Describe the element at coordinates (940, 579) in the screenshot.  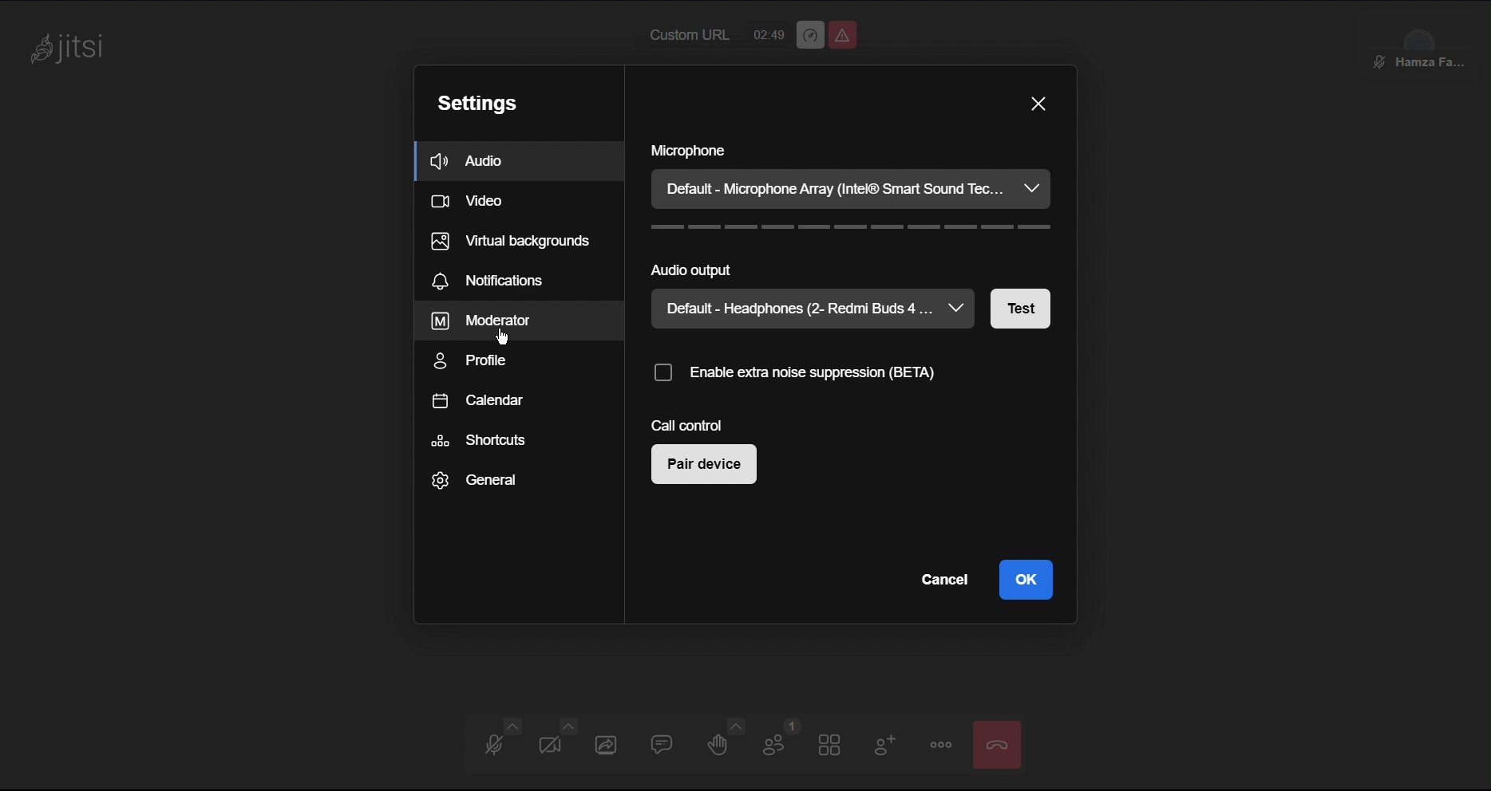
I see `Cancel` at that location.